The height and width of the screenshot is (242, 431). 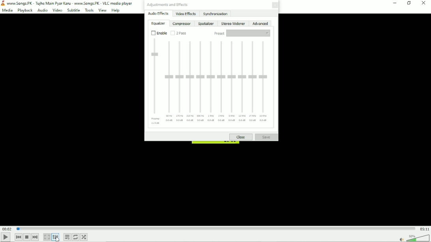 What do you see at coordinates (409, 4) in the screenshot?
I see `Restore down` at bounding box center [409, 4].